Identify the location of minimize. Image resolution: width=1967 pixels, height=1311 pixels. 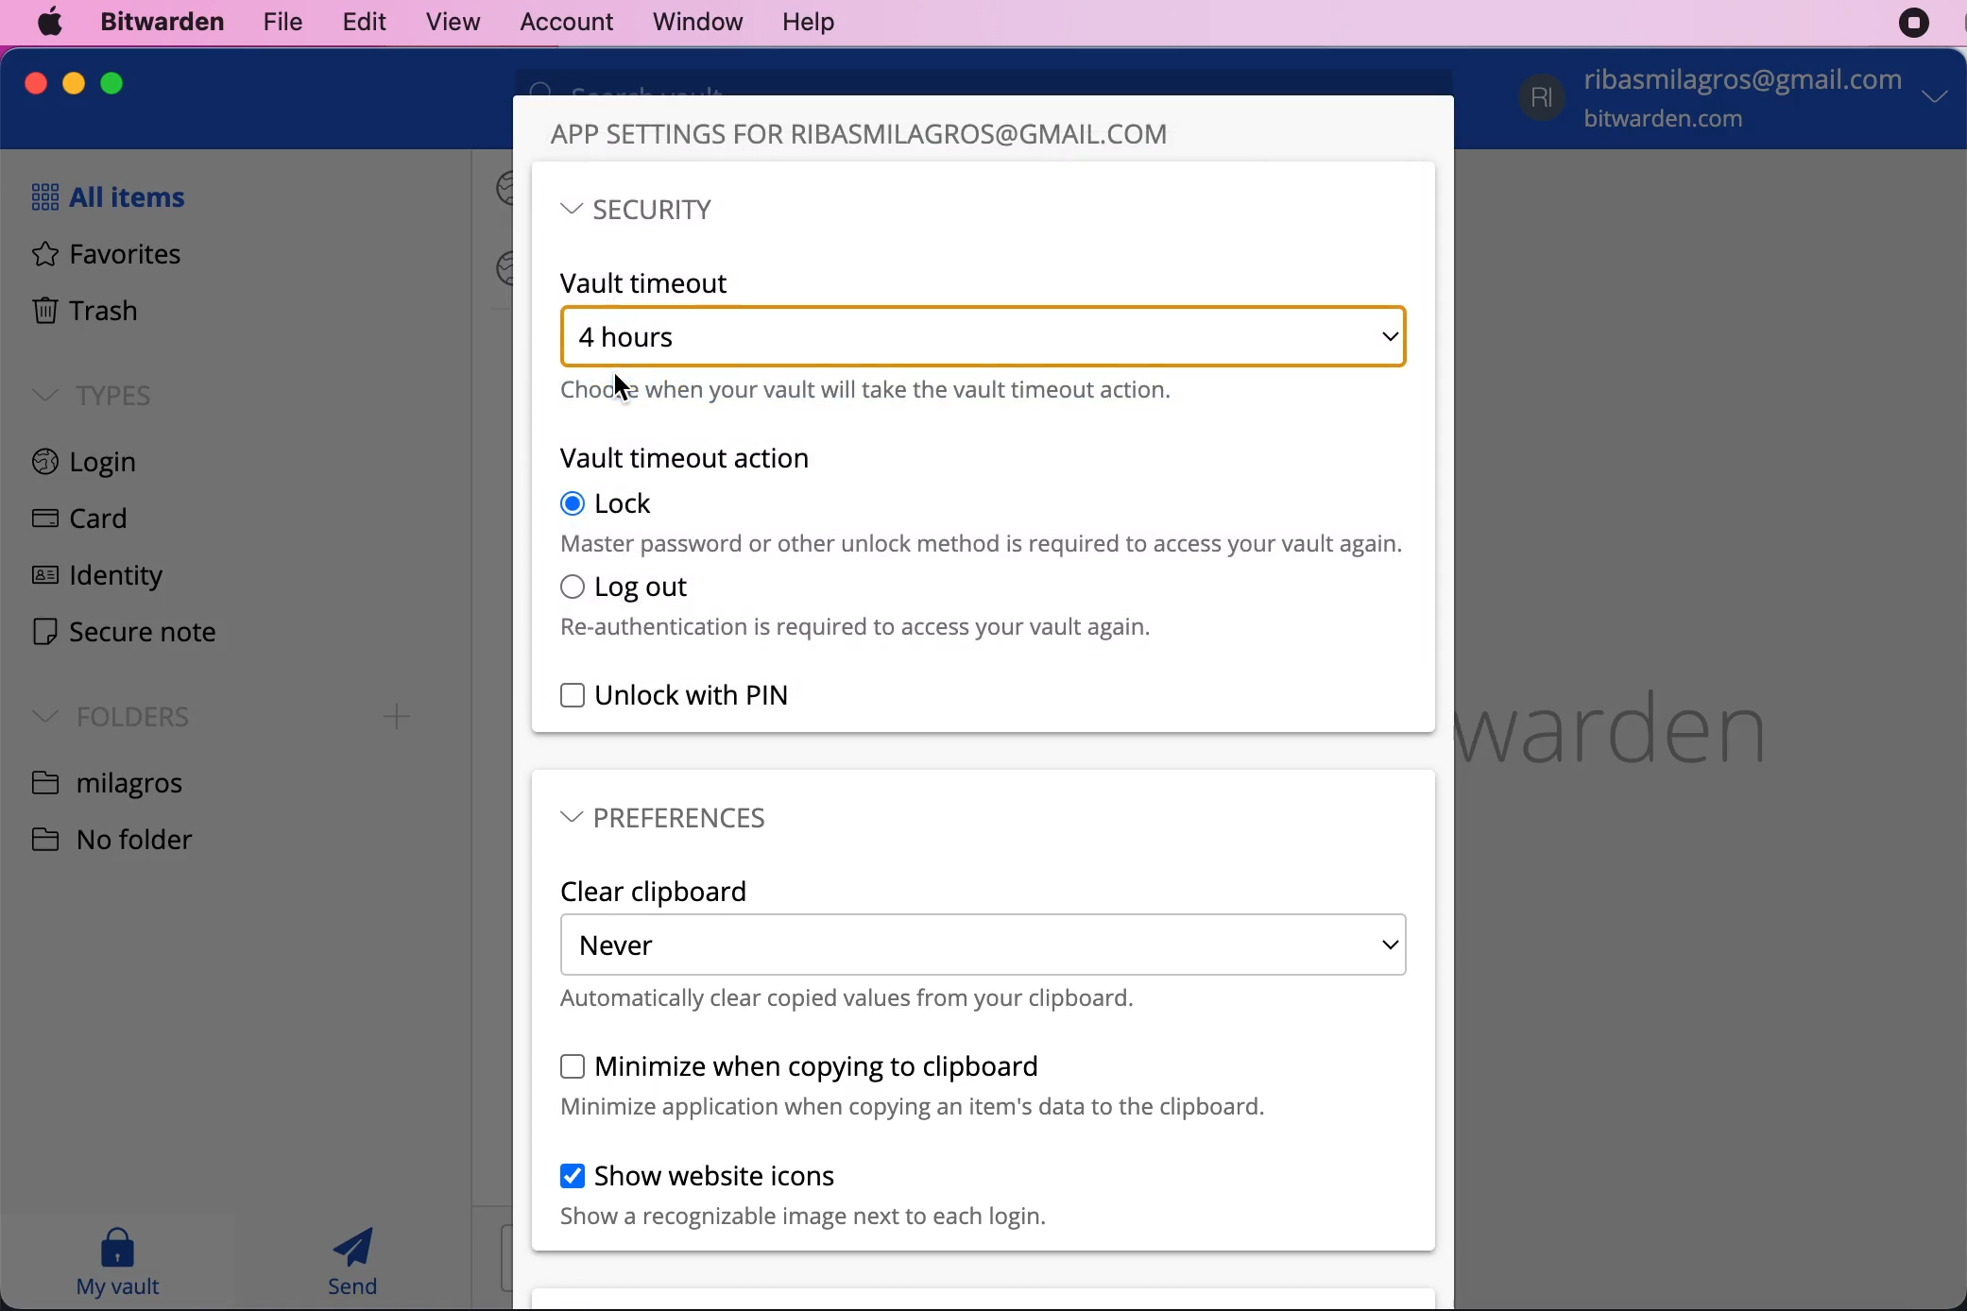
(74, 83).